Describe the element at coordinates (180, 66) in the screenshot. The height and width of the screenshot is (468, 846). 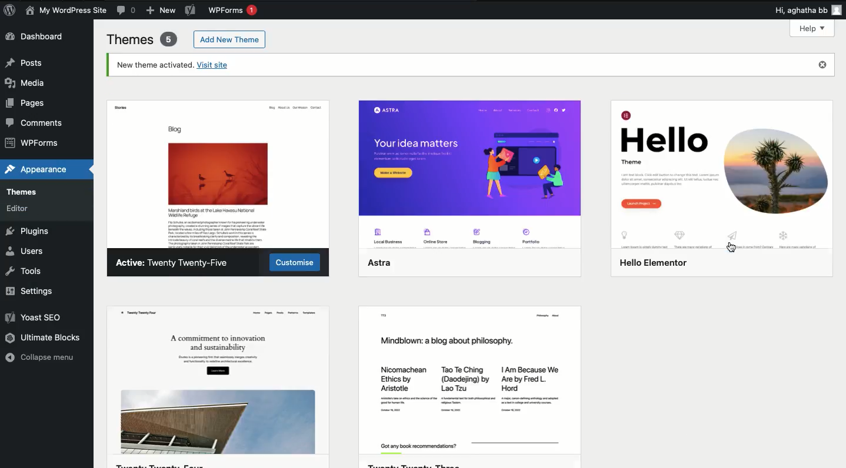
I see `New theme activated` at that location.